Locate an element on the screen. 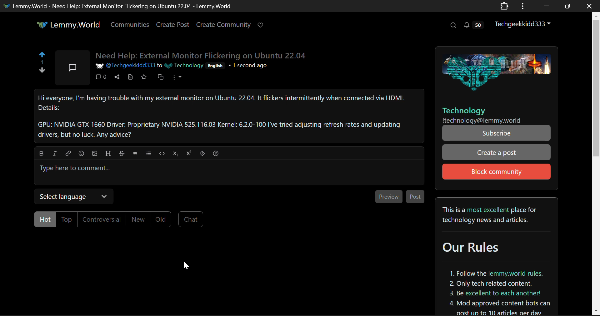  Create a post Button is located at coordinates (497, 152).